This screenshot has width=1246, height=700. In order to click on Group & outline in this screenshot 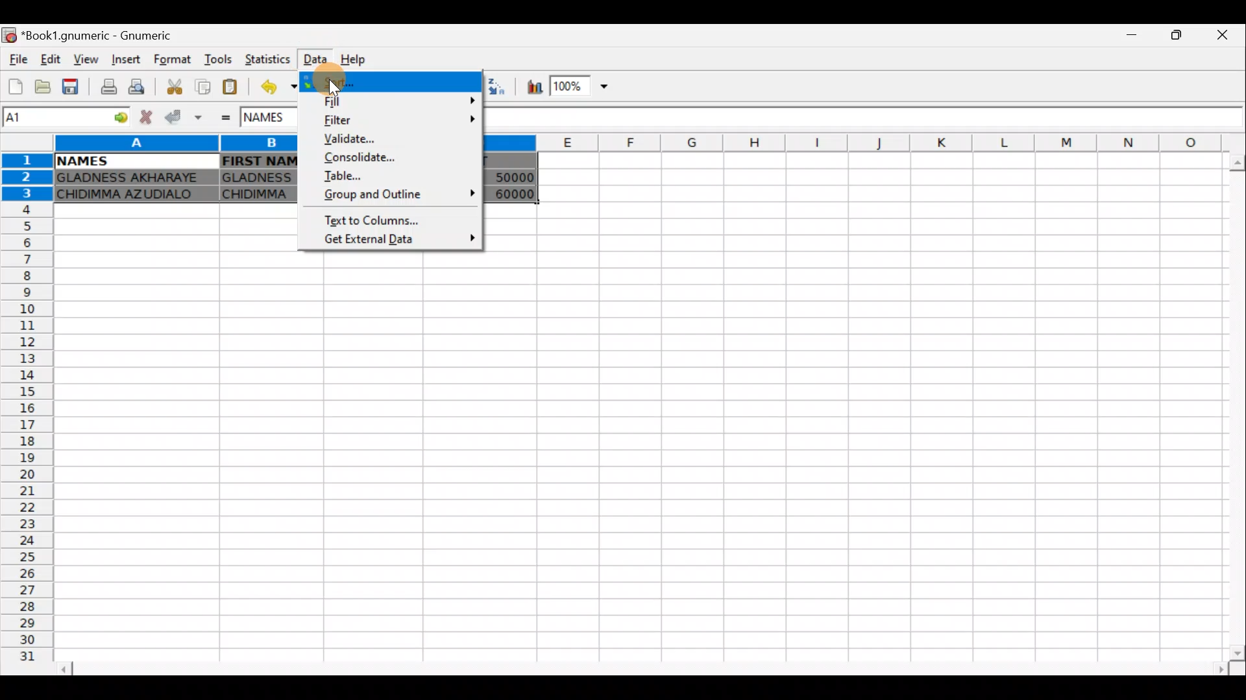, I will do `click(398, 195)`.